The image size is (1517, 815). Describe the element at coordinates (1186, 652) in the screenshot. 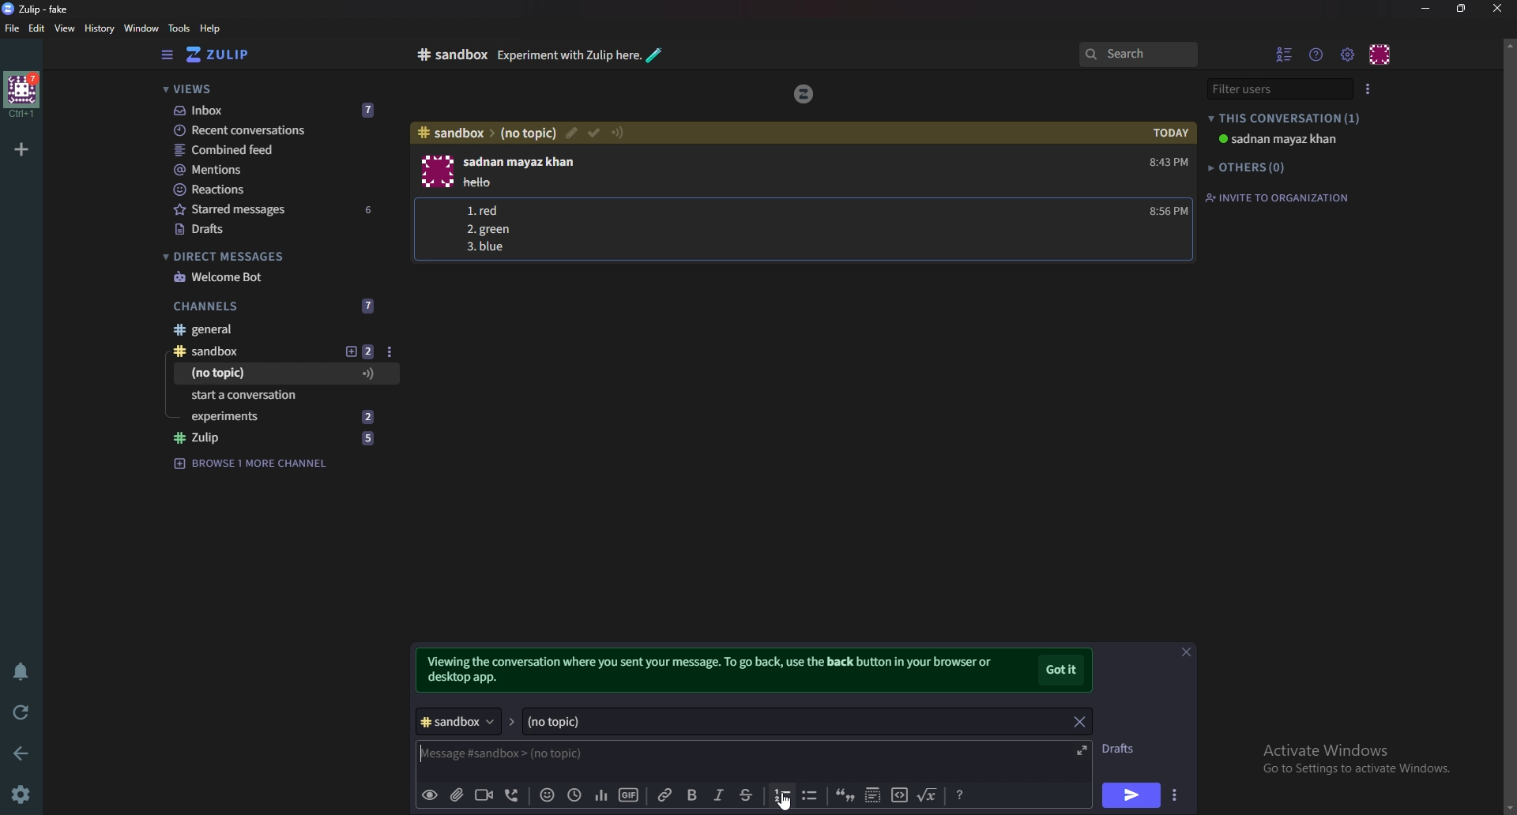

I see `close message` at that location.